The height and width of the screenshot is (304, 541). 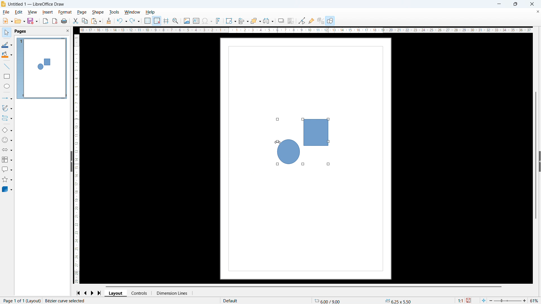 What do you see at coordinates (109, 21) in the screenshot?
I see `Clone formatting ` at bounding box center [109, 21].